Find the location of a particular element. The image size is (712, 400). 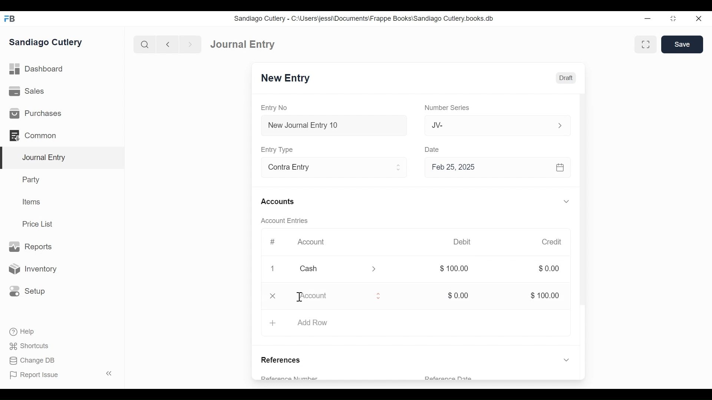

Frappe Books Desktop icon is located at coordinates (9, 19).